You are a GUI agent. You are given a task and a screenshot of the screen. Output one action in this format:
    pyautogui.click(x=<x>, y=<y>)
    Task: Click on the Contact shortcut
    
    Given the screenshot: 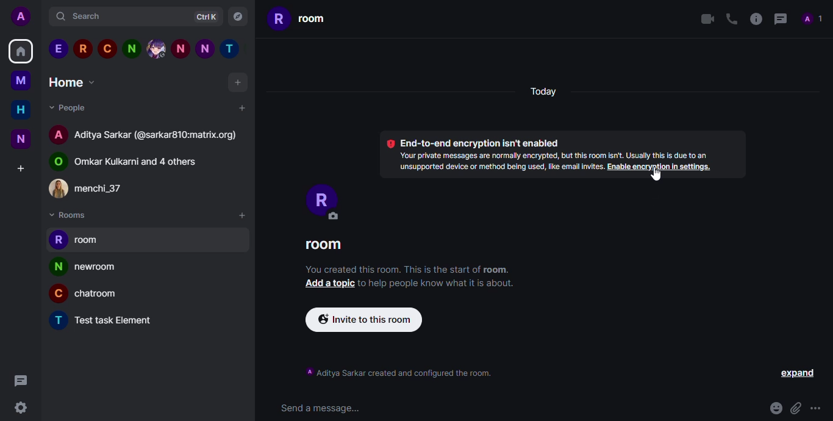 What is the action you would take?
    pyautogui.click(x=229, y=47)
    